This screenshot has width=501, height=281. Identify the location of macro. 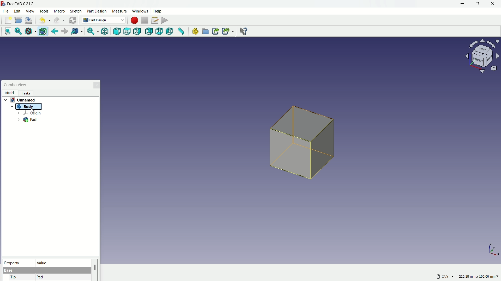
(60, 11).